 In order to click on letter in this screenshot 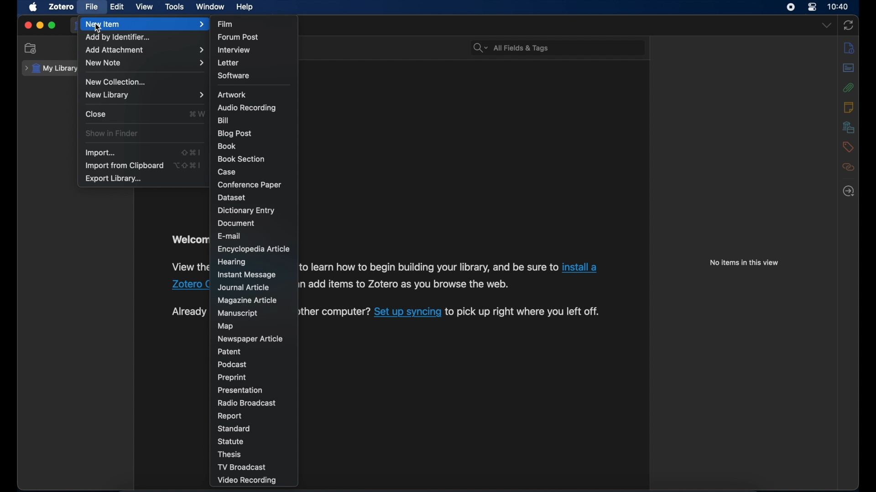, I will do `click(229, 63)`.